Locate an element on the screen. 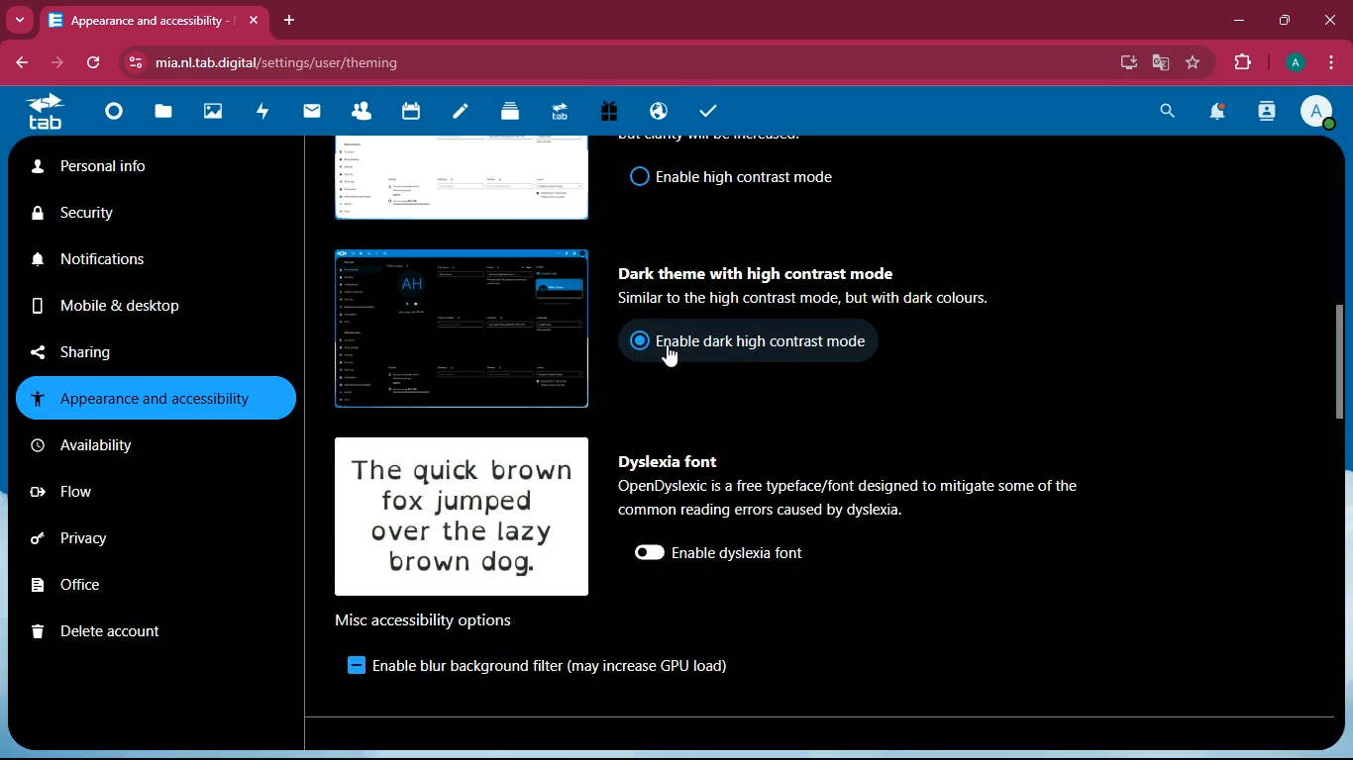  security is located at coordinates (135, 214).